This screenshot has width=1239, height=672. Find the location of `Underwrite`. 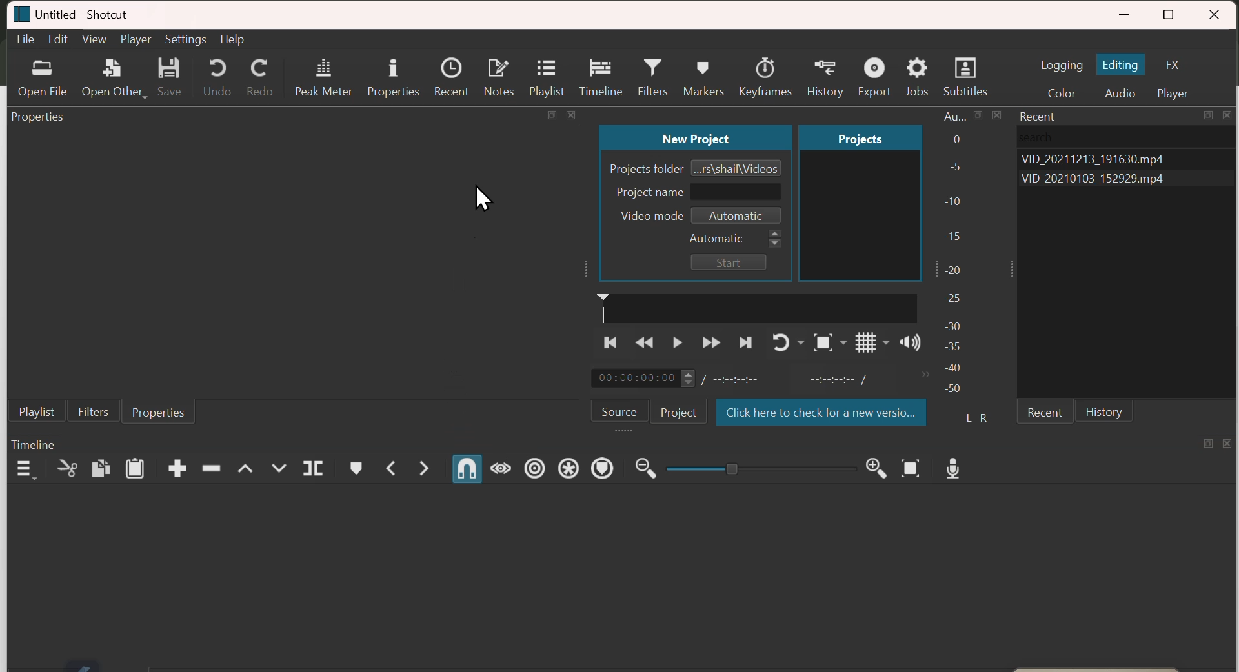

Underwrite is located at coordinates (279, 467).